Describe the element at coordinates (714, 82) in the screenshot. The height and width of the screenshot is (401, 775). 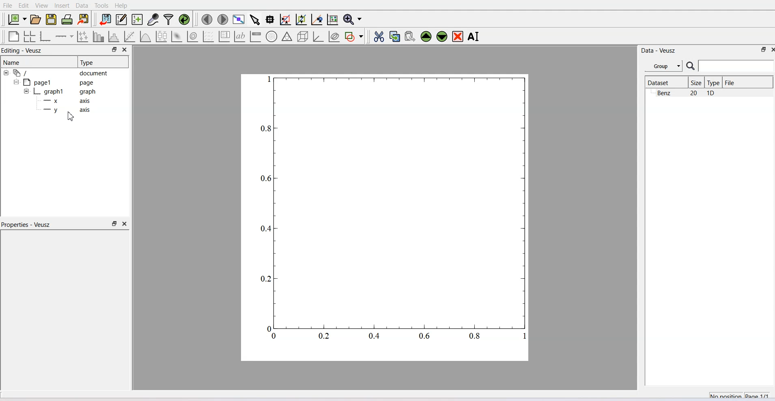
I see `Type` at that location.